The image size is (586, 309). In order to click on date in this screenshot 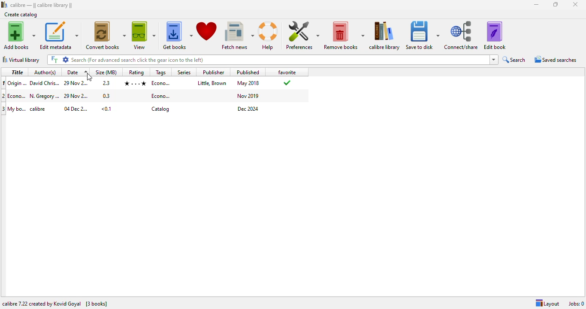, I will do `click(76, 96)`.